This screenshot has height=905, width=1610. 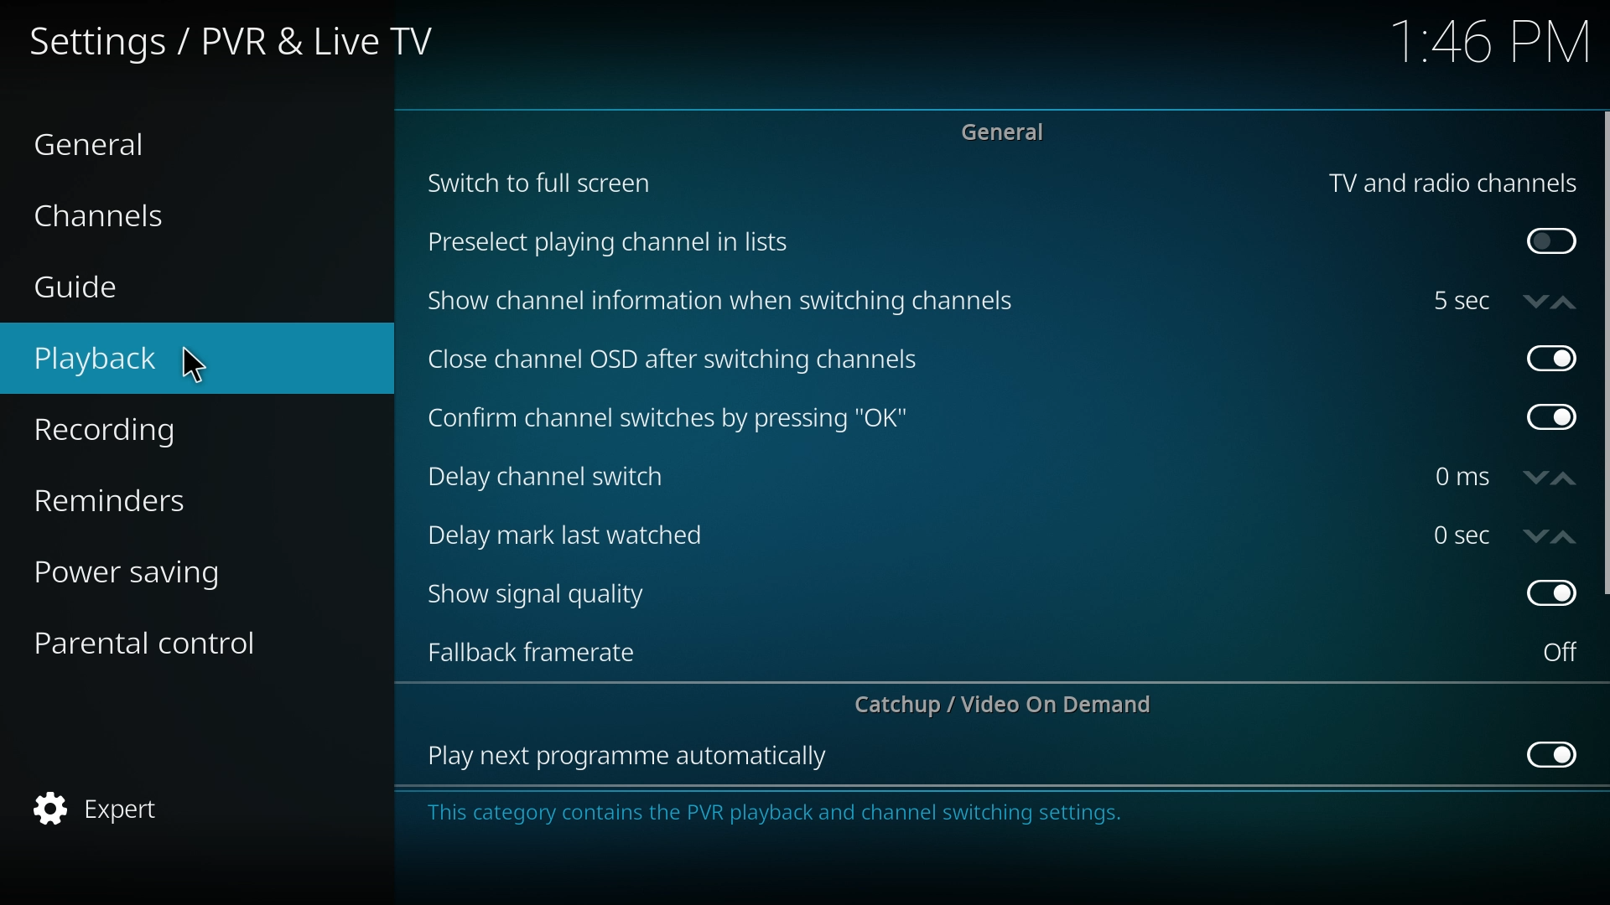 I want to click on power saving, so click(x=154, y=570).